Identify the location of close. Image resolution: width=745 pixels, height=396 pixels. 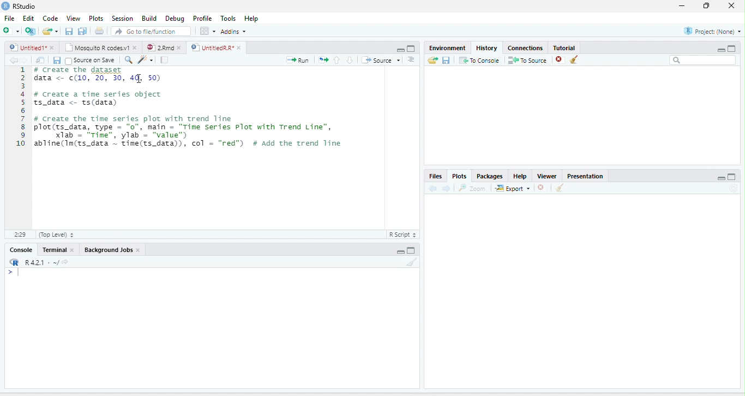
(71, 250).